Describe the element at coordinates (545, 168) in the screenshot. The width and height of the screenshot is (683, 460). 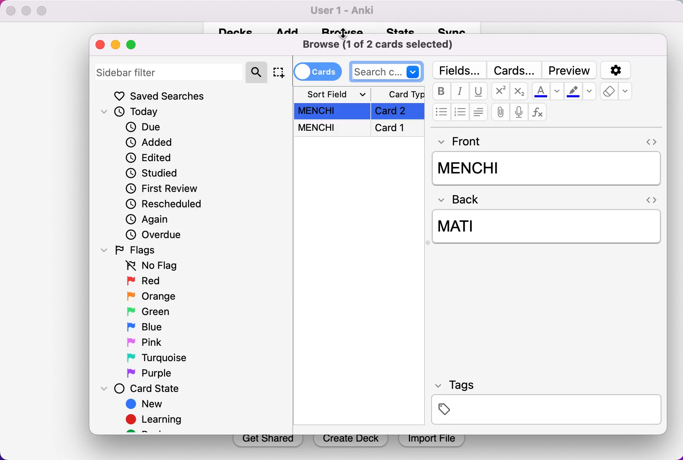
I see `Menchi` at that location.